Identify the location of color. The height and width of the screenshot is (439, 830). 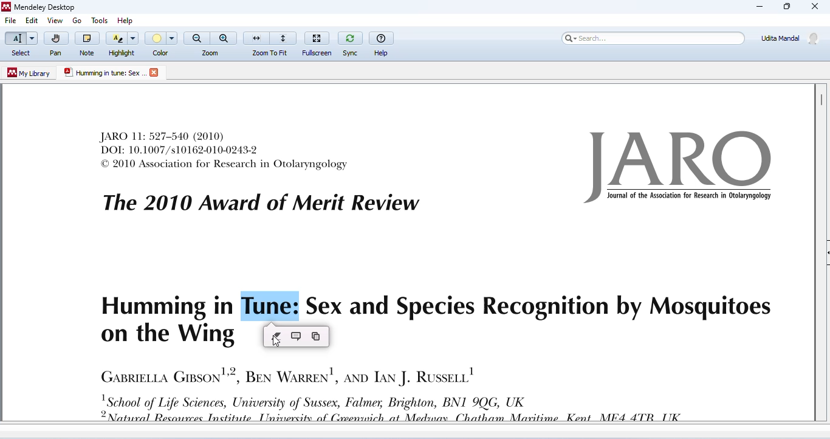
(162, 44).